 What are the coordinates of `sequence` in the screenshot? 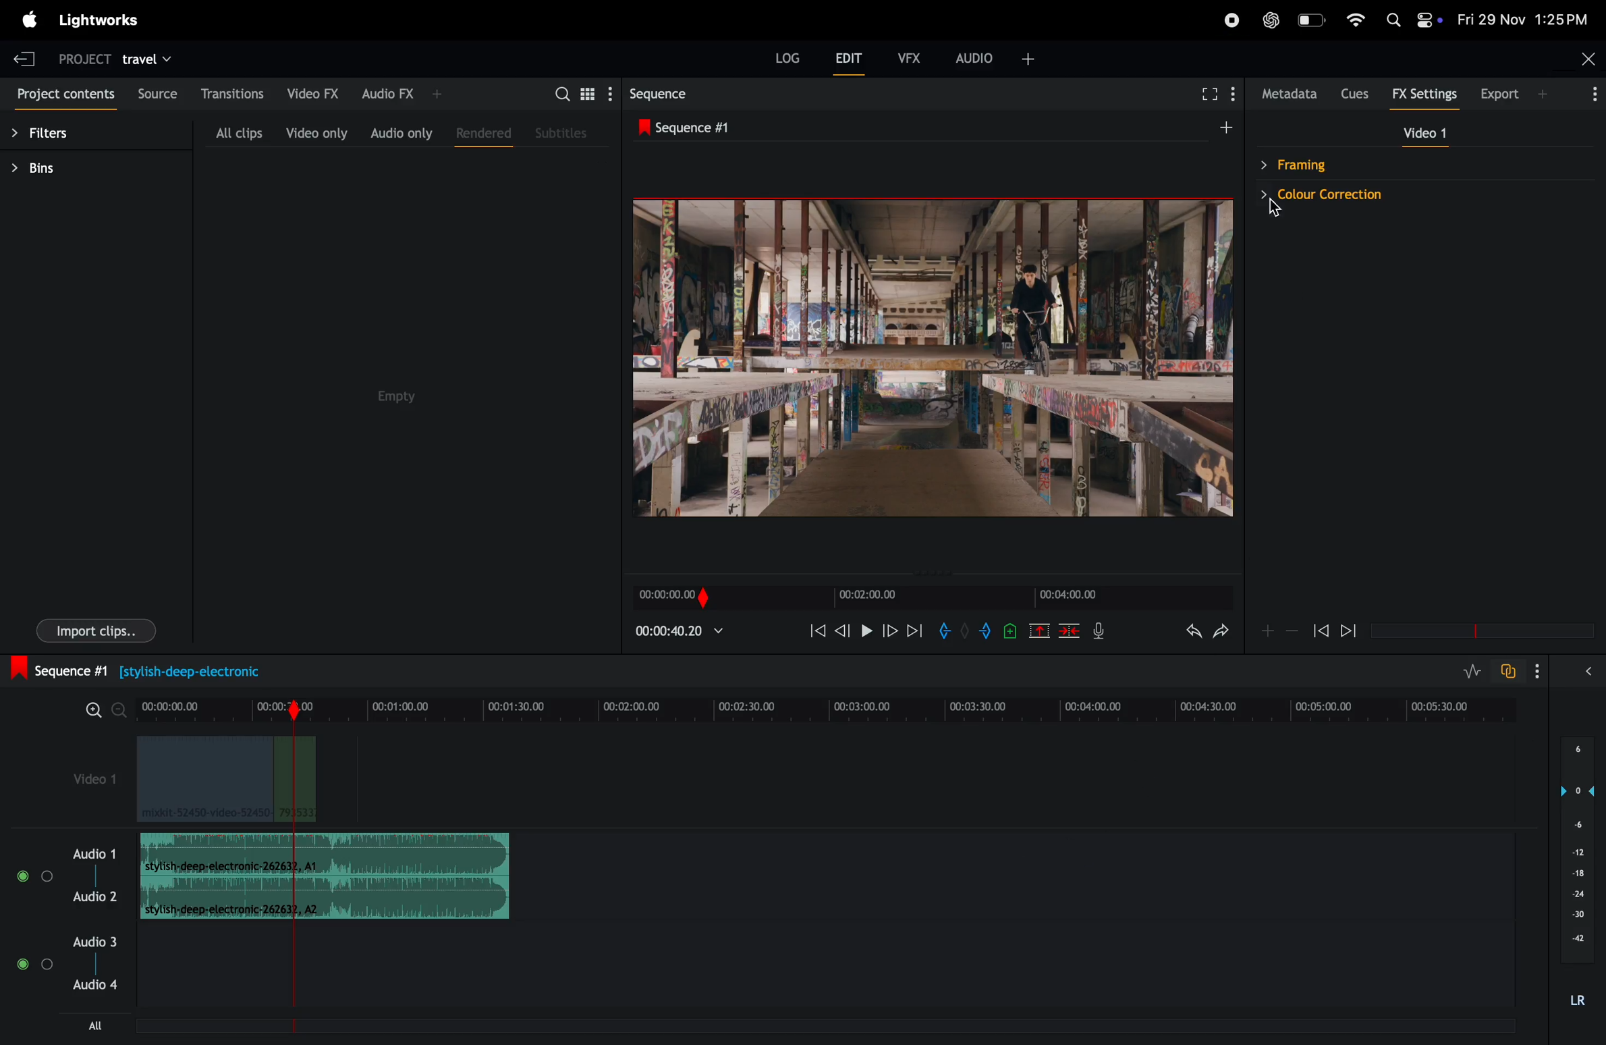 It's located at (680, 95).